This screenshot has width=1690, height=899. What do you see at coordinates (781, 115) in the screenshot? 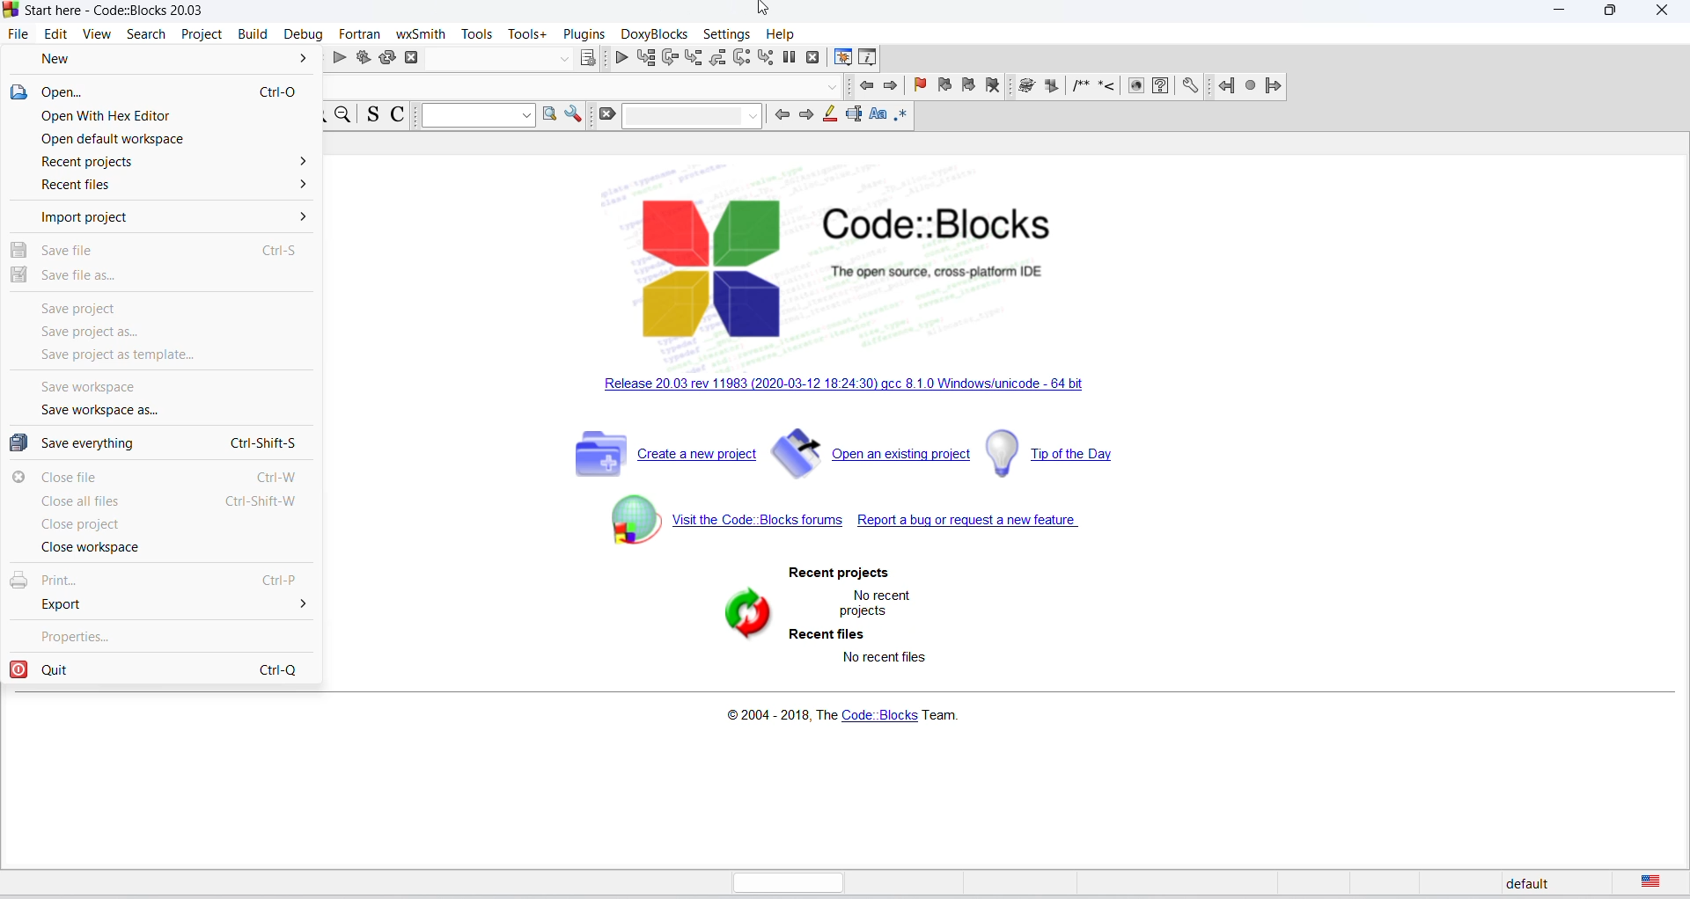
I see `previous` at bounding box center [781, 115].